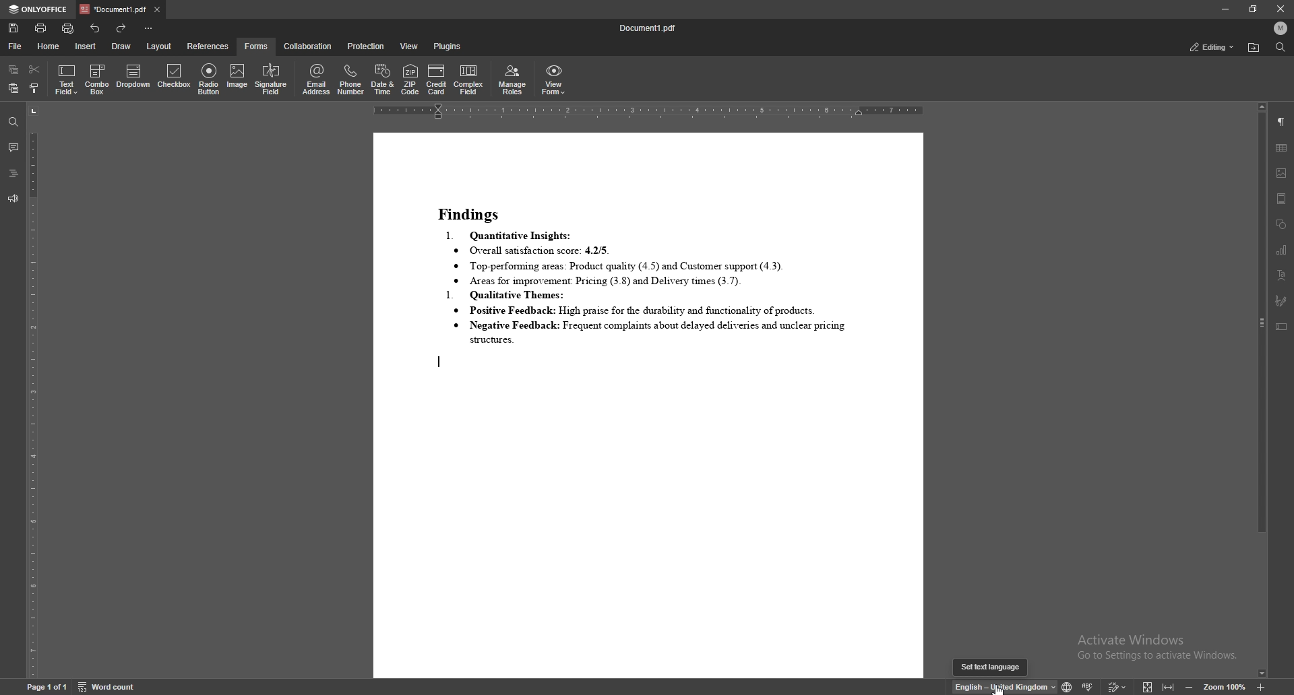 Image resolution: width=1294 pixels, height=695 pixels. What do you see at coordinates (365, 46) in the screenshot?
I see `protection` at bounding box center [365, 46].